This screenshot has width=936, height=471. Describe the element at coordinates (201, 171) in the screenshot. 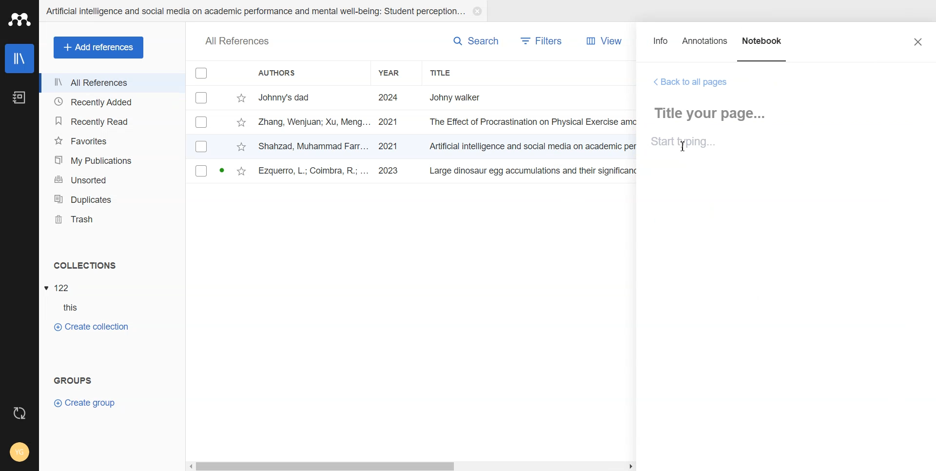

I see `Checkbox` at that location.